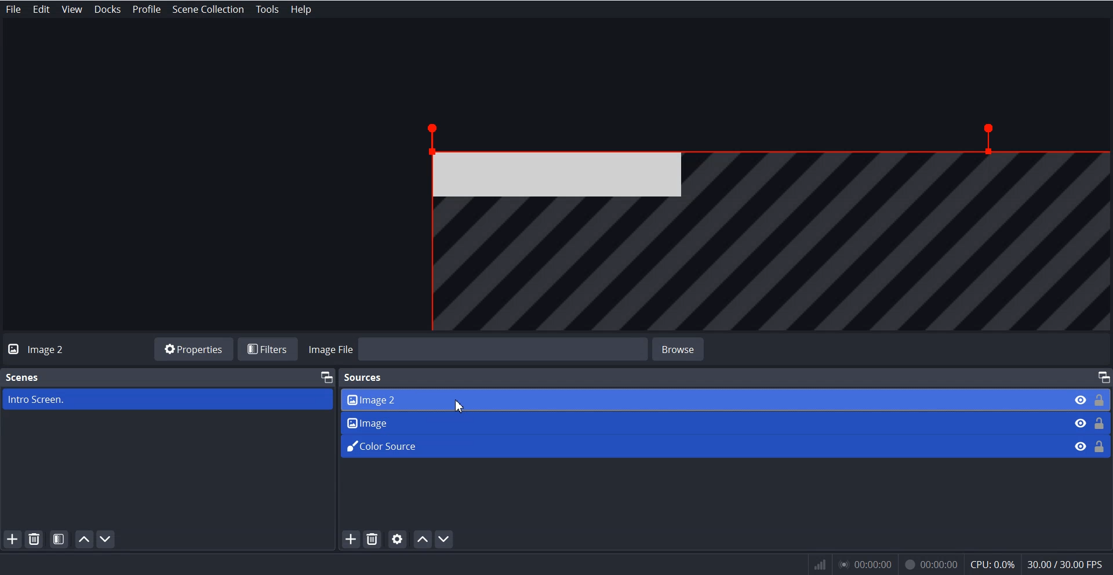 This screenshot has width=1113, height=575. Describe the element at coordinates (60, 538) in the screenshot. I see `Open scene Filters` at that location.